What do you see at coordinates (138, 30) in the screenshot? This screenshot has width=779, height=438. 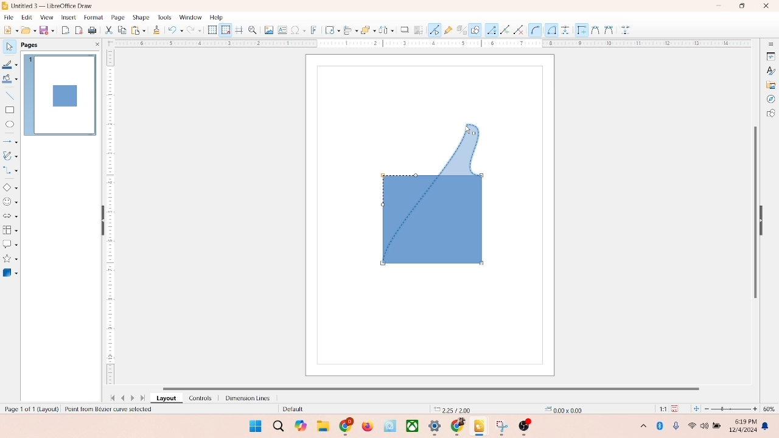 I see `print` at bounding box center [138, 30].